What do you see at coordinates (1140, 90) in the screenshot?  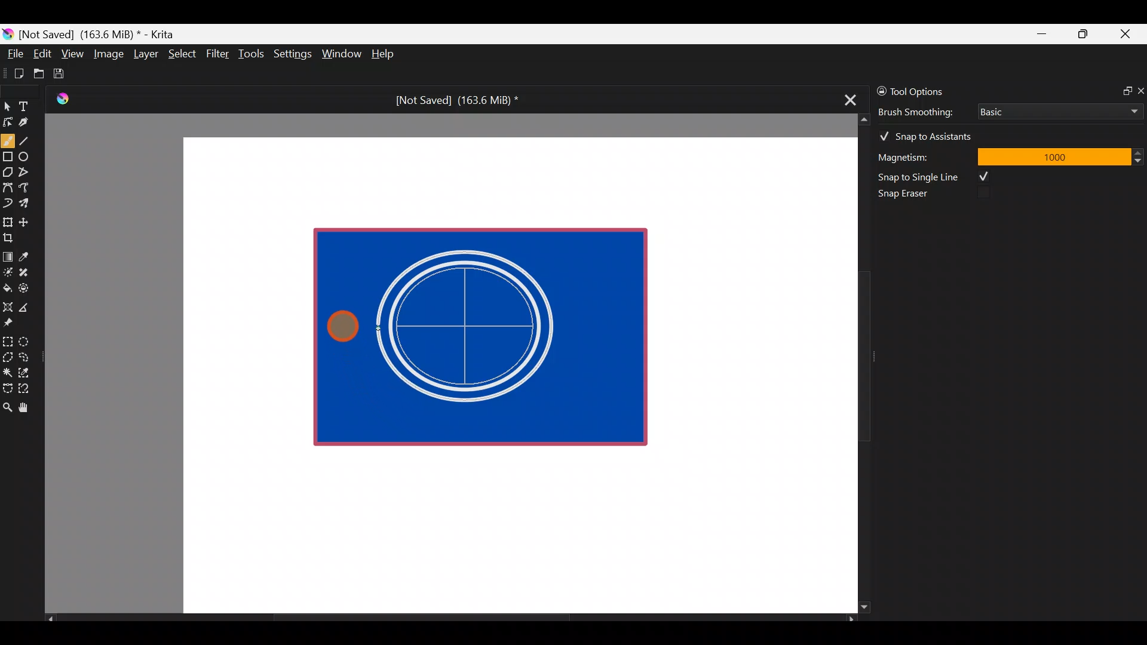 I see `Close docker` at bounding box center [1140, 90].